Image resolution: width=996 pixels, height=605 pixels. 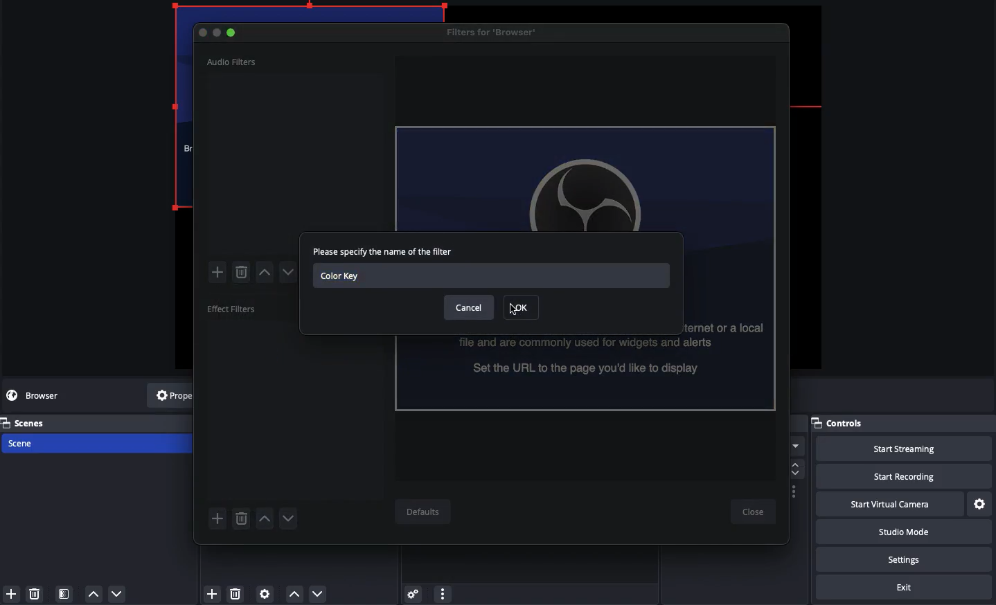 What do you see at coordinates (415, 595) in the screenshot?
I see `Advanced audio properties` at bounding box center [415, 595].